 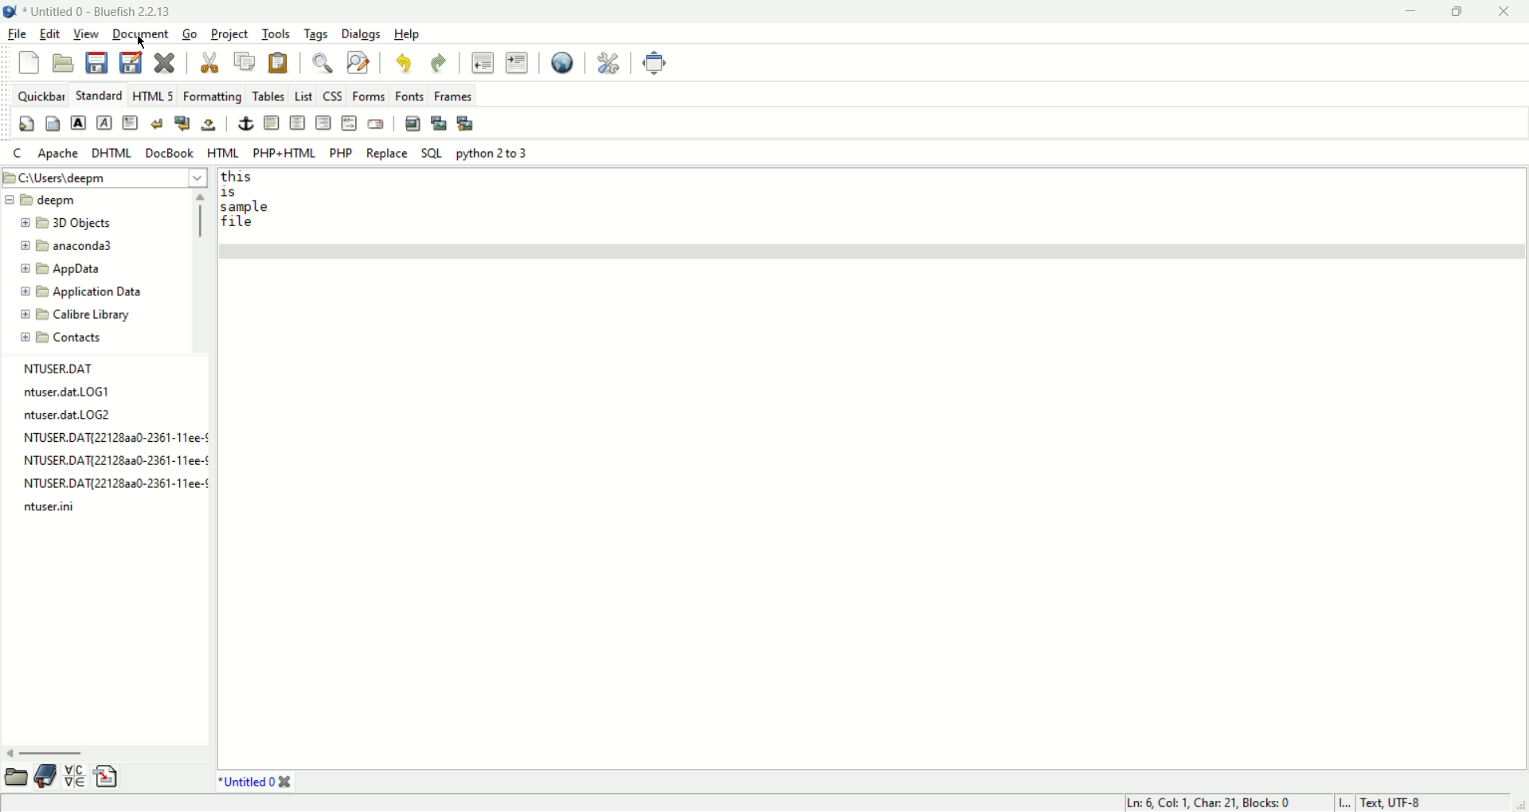 I want to click on unindent, so click(x=479, y=63).